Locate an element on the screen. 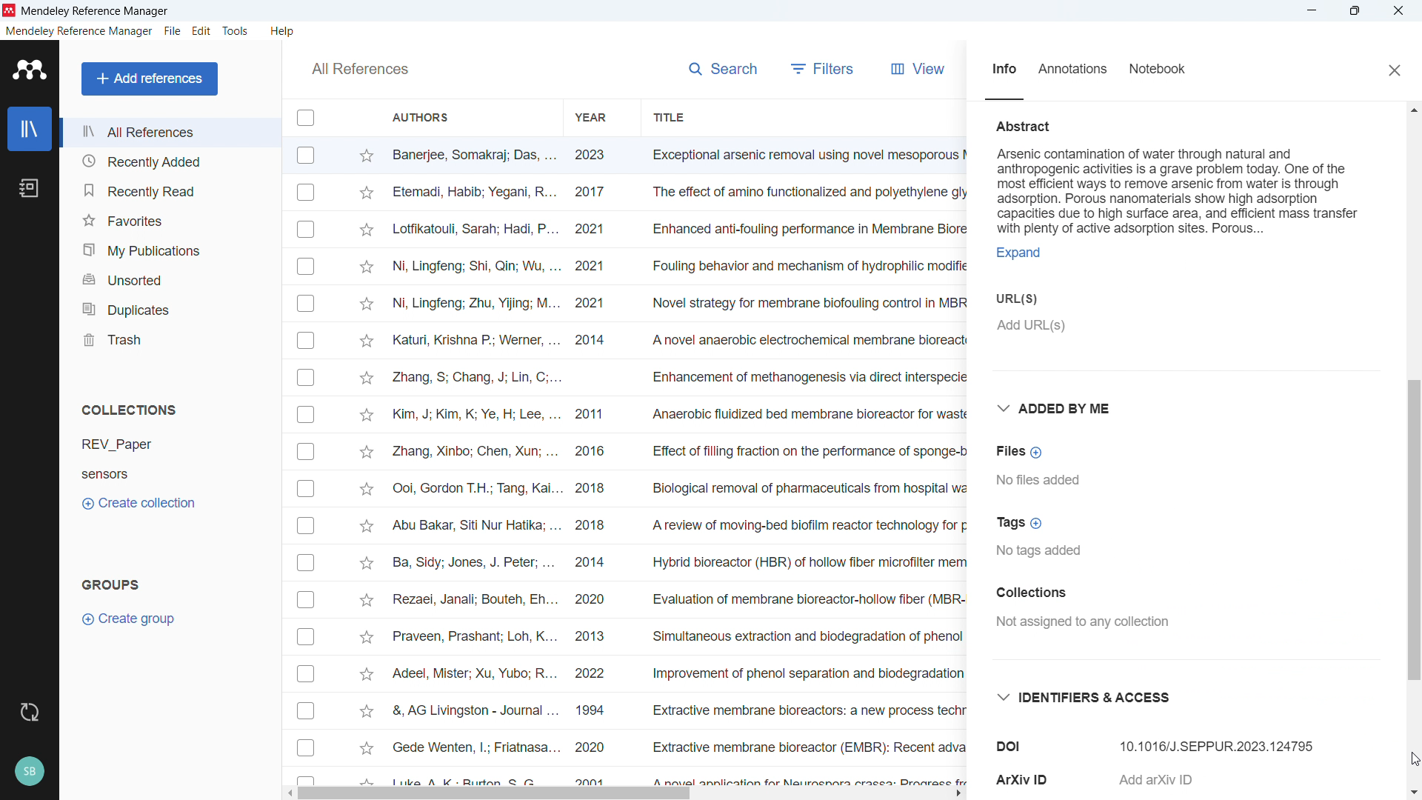 Image resolution: width=1422 pixels, height=800 pixels. katuri,krishna p,werner is located at coordinates (475, 339).